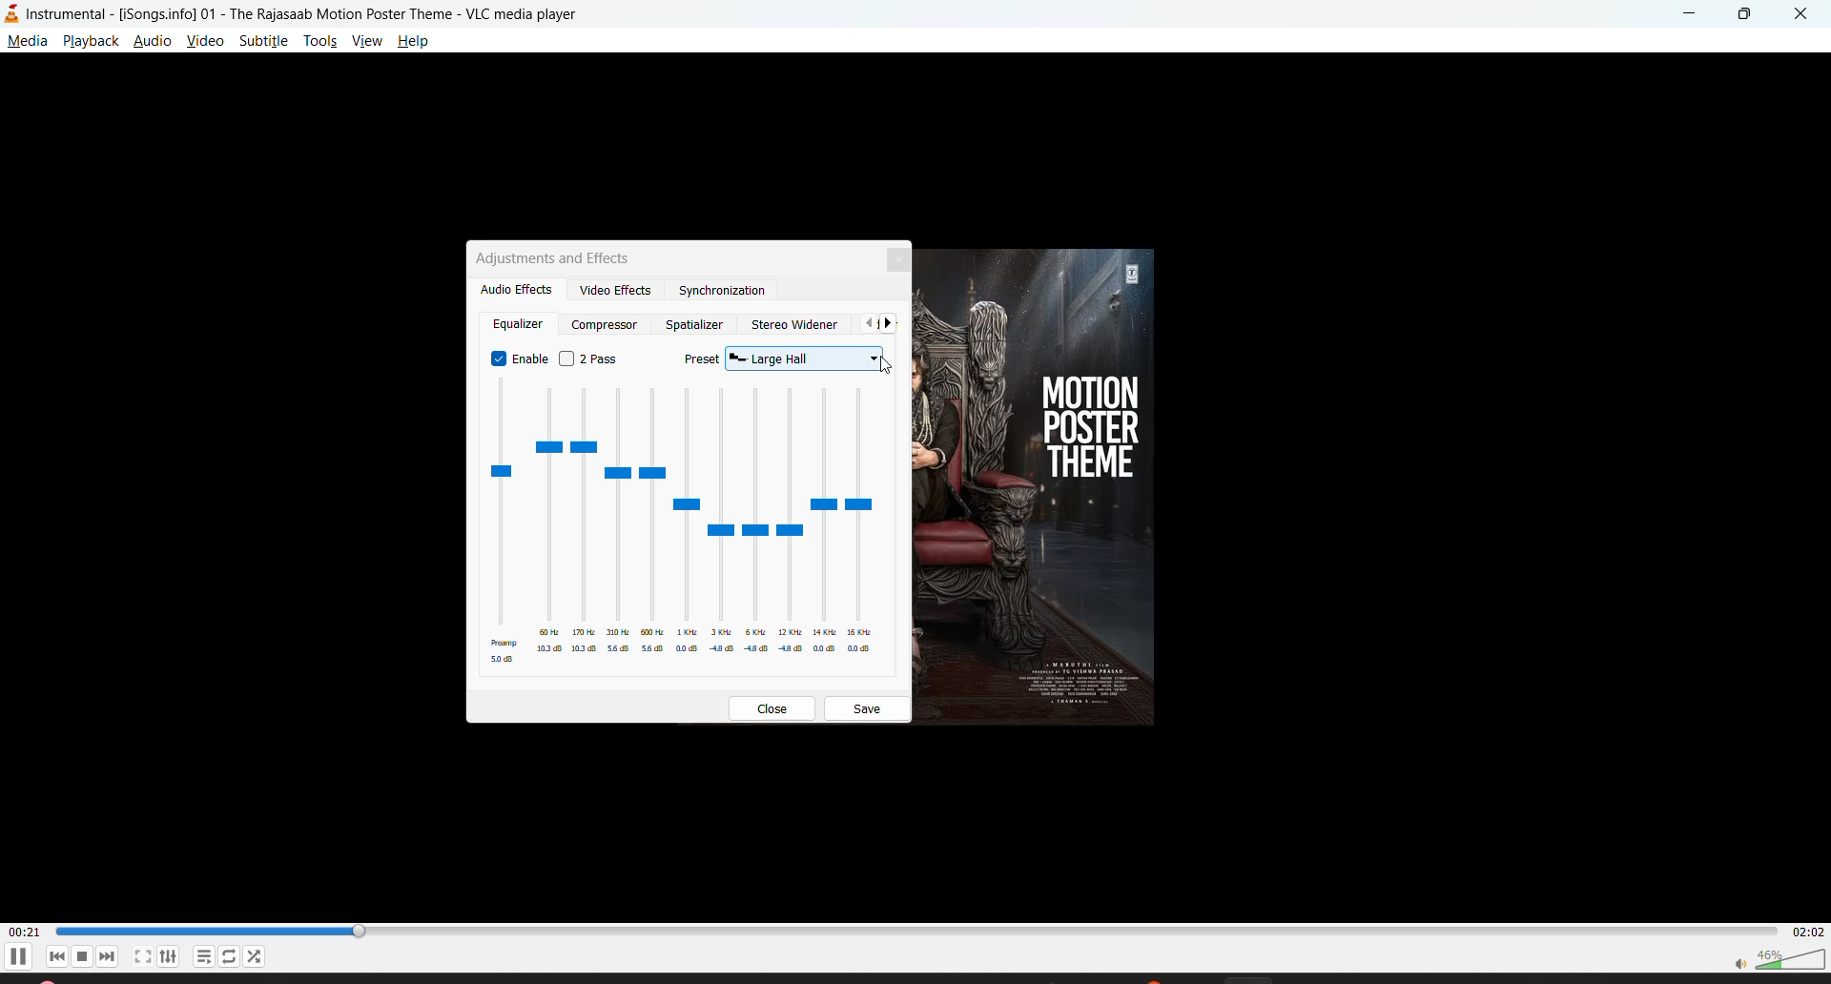 This screenshot has height=984, width=1831. What do you see at coordinates (25, 931) in the screenshot?
I see `current track time` at bounding box center [25, 931].